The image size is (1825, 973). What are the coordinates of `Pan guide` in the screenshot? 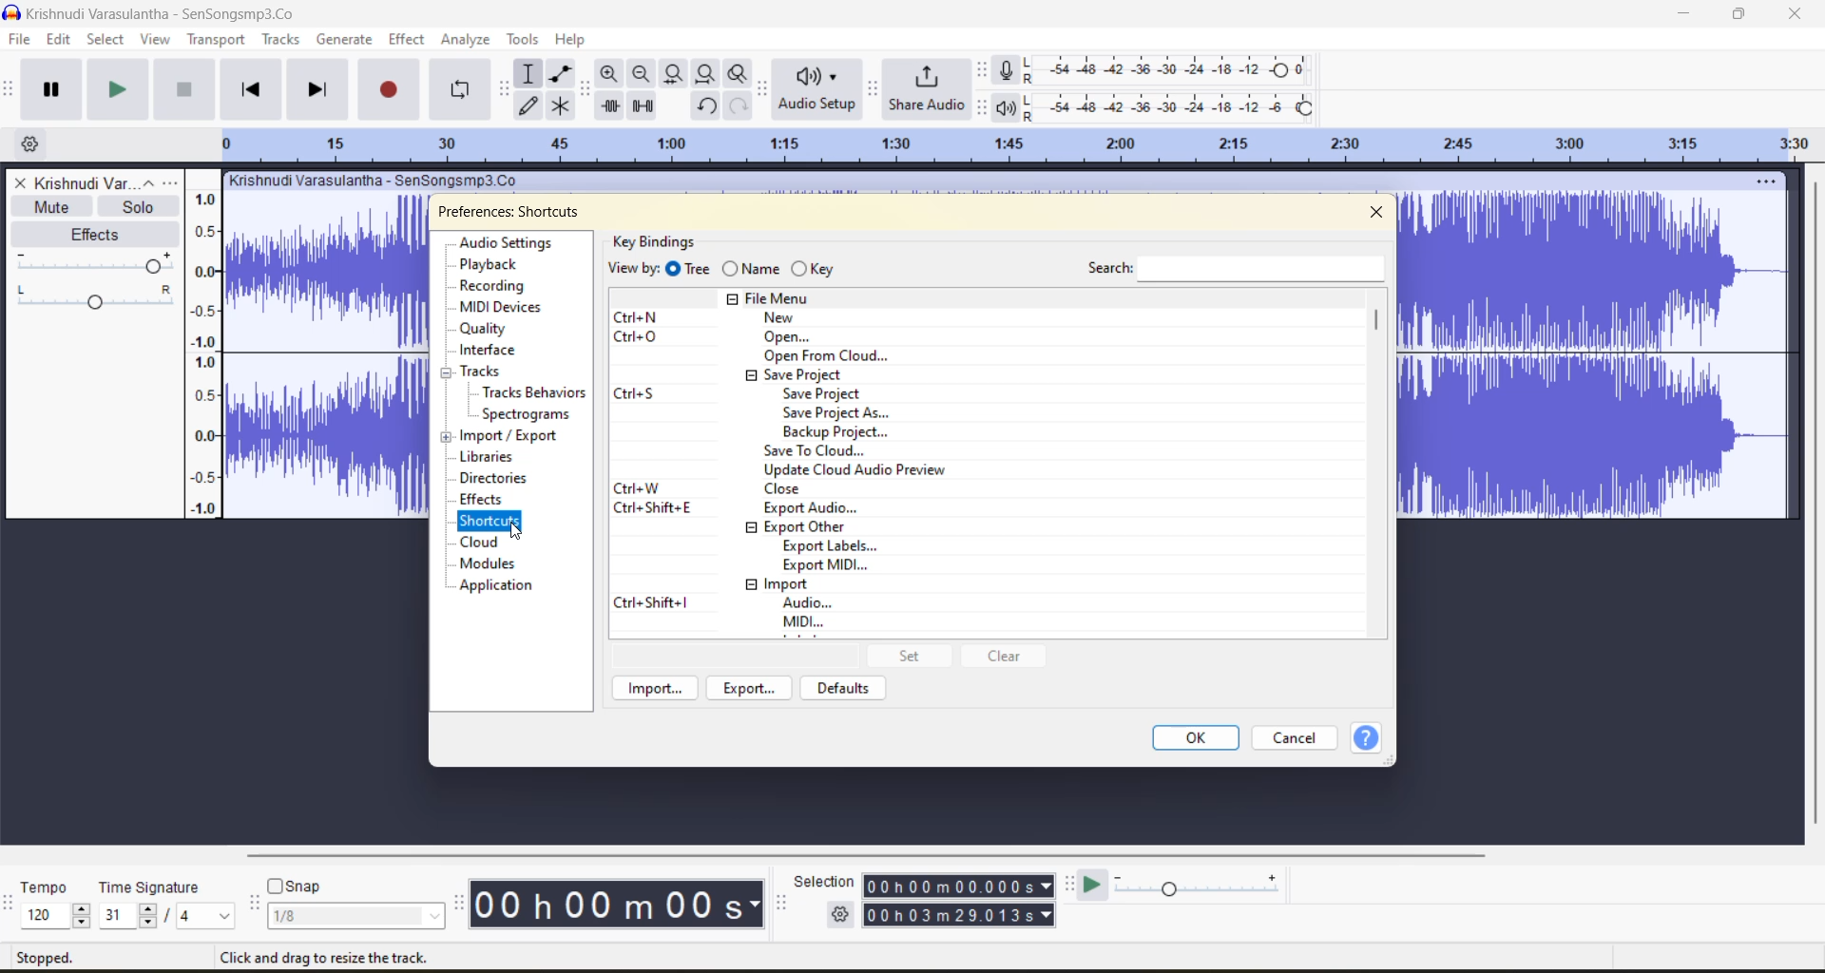 It's located at (156, 291).